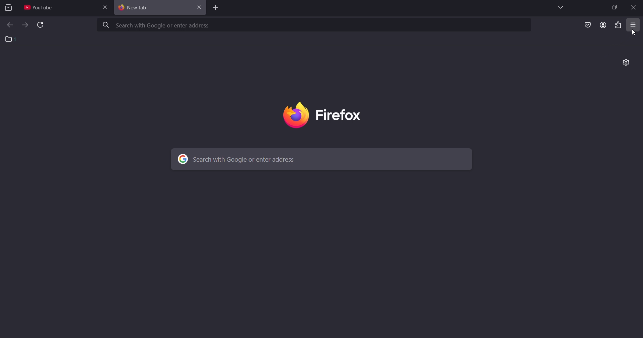 This screenshot has width=643, height=338. I want to click on close page, so click(107, 7).